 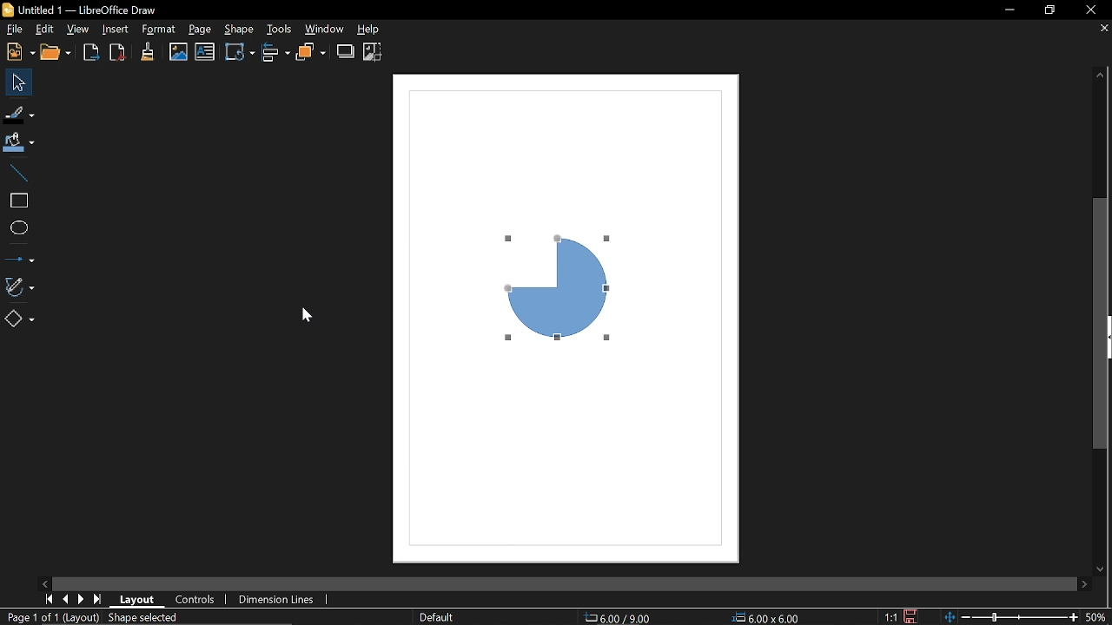 I want to click on Vertical scrollbar , so click(x=1102, y=324).